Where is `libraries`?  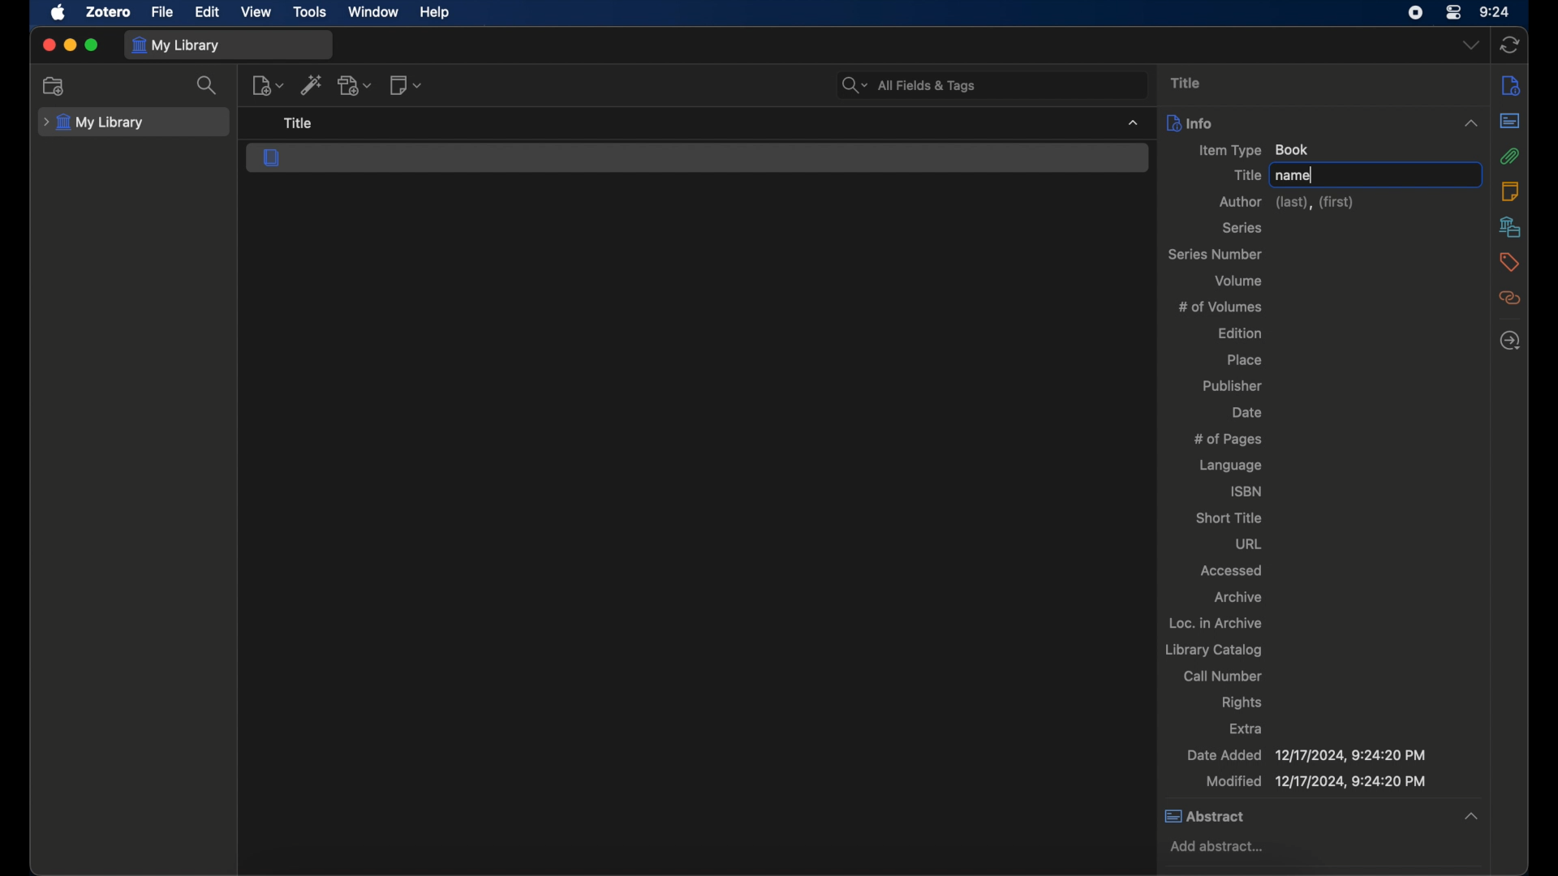
libraries is located at coordinates (1513, 228).